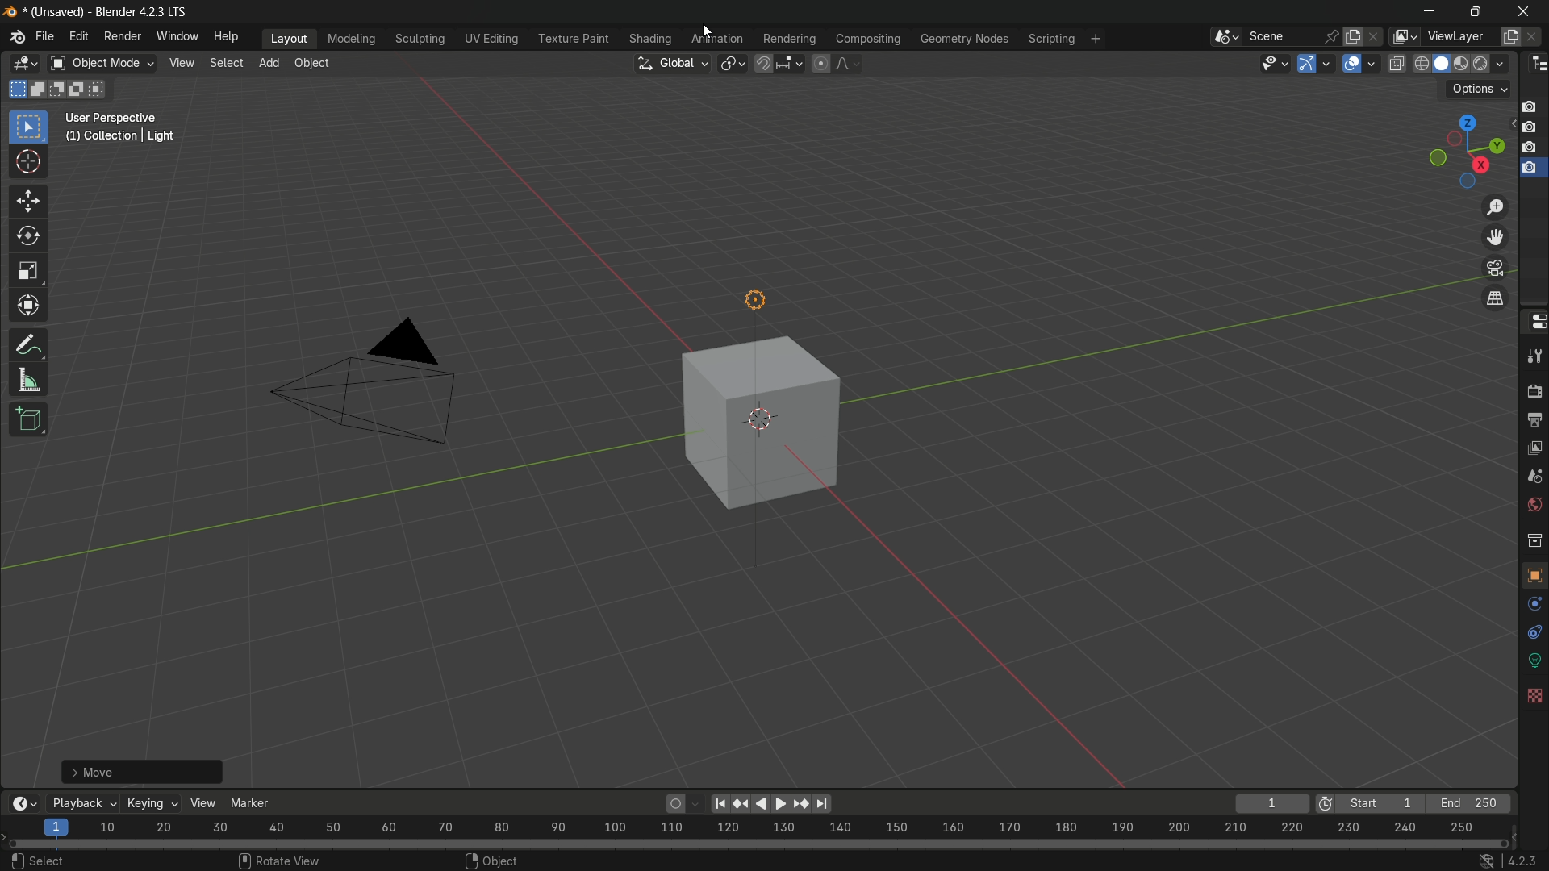  I want to click on auto keyframing, so click(683, 803).